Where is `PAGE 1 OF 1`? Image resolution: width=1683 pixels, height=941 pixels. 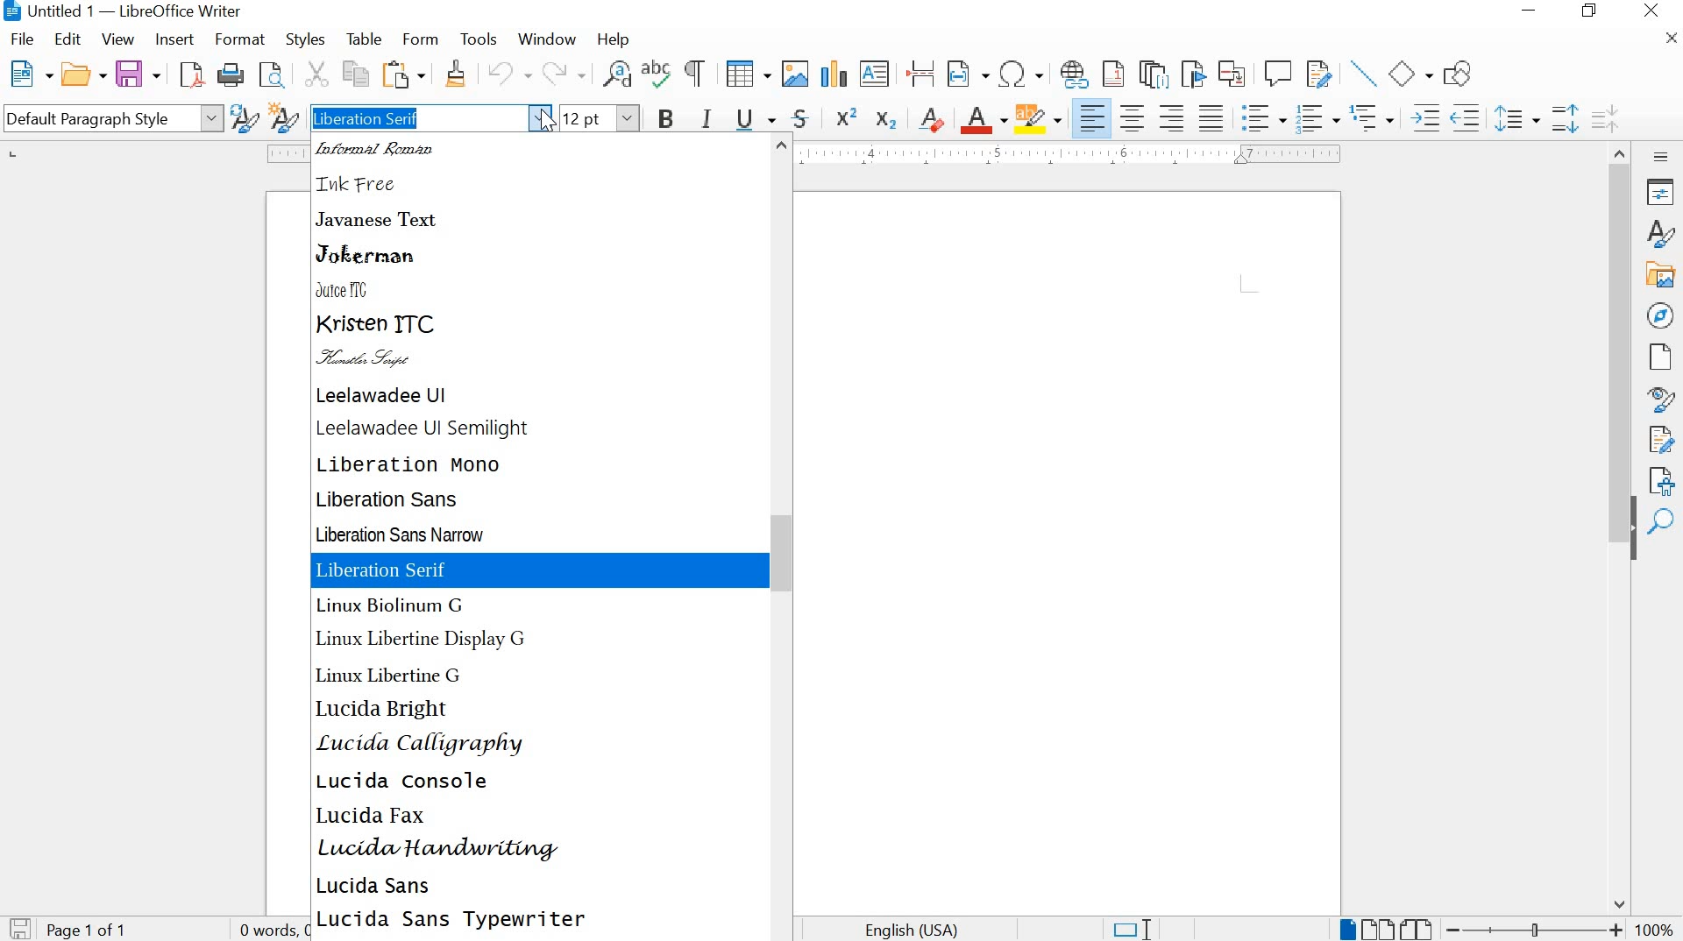
PAGE 1 OF 1 is located at coordinates (91, 930).